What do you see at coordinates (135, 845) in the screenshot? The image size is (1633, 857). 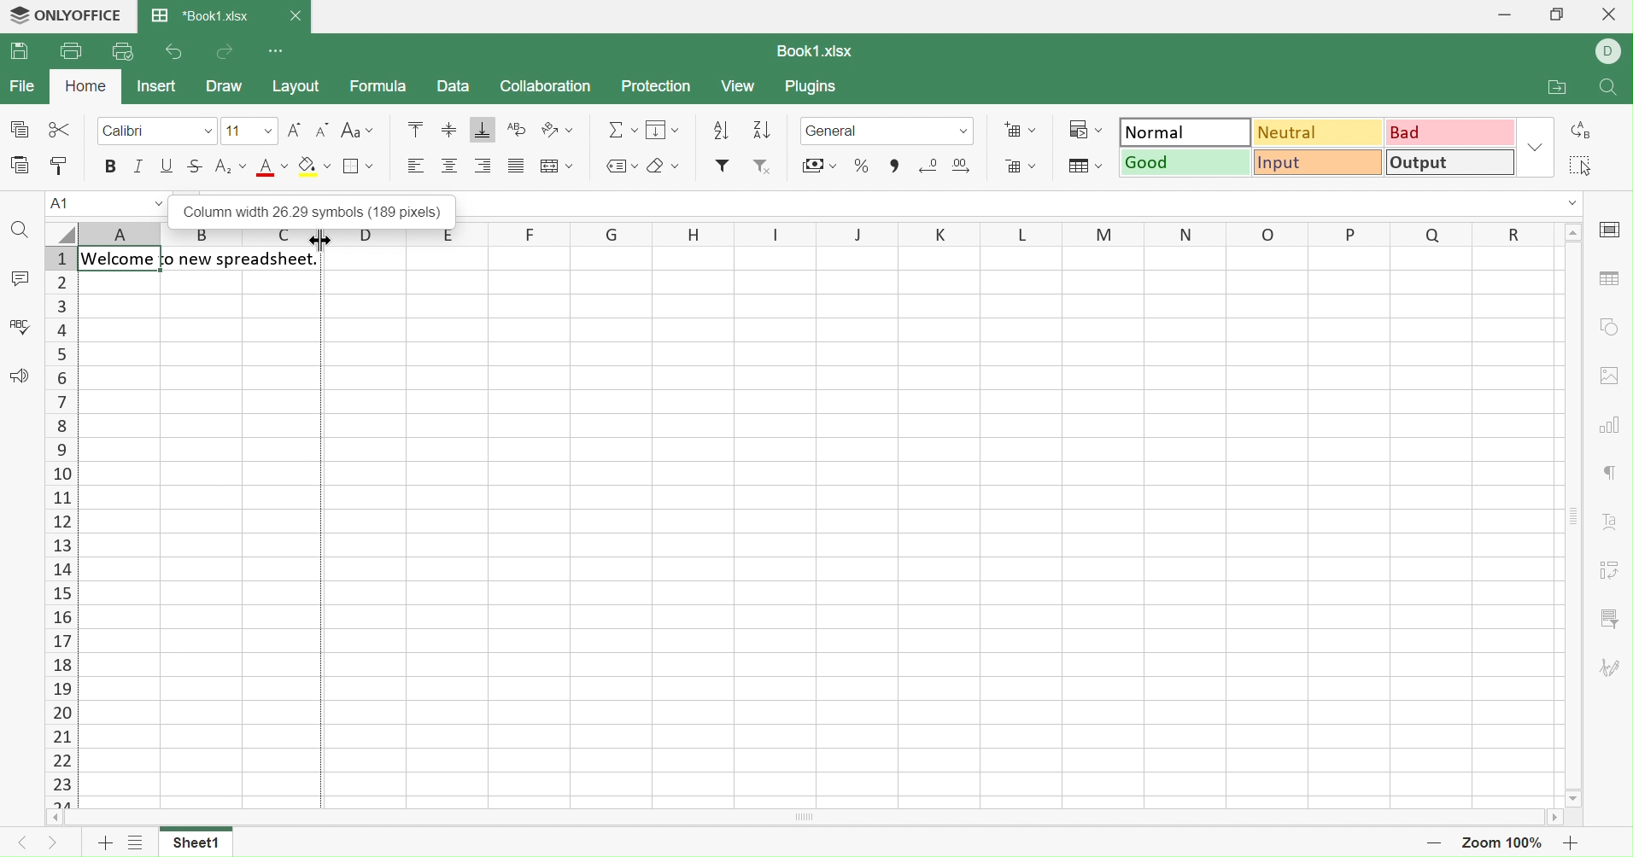 I see `List of sheets` at bounding box center [135, 845].